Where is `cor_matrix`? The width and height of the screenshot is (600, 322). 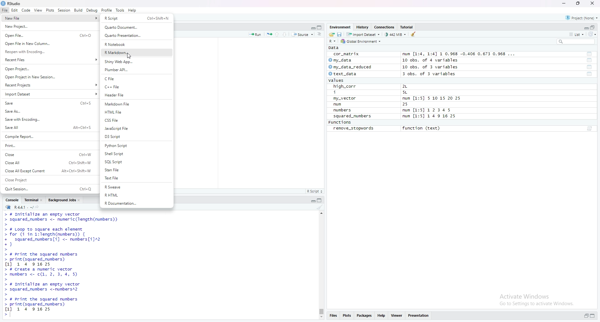 cor_matrix is located at coordinates (347, 54).